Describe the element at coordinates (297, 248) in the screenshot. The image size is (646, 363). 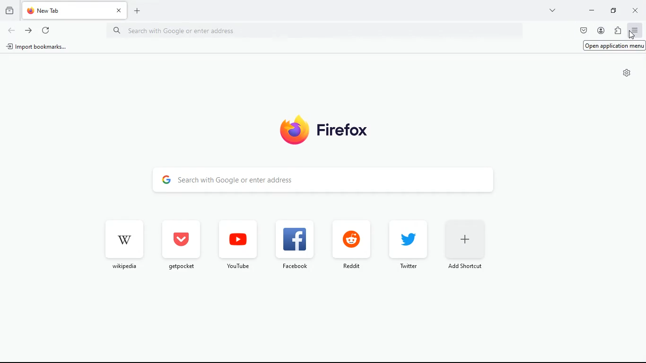
I see `facebook` at that location.